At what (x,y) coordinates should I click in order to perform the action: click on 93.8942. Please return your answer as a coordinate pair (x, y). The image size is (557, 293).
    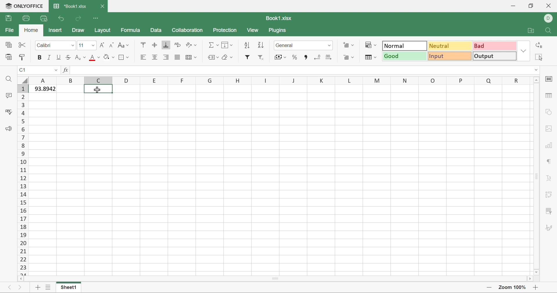
    Looking at the image, I should click on (44, 88).